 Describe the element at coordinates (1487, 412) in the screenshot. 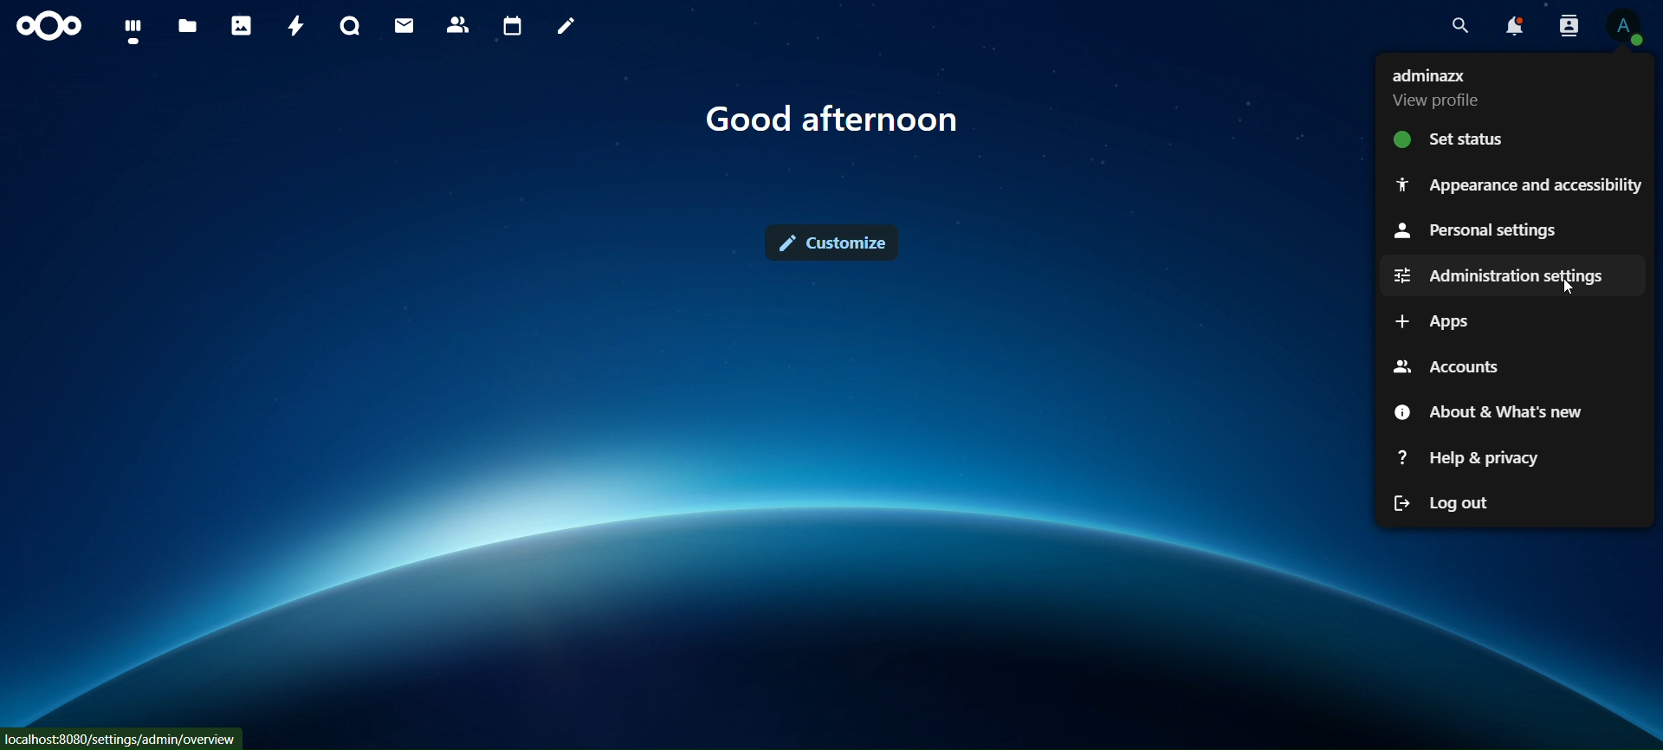

I see `about & what's new` at that location.